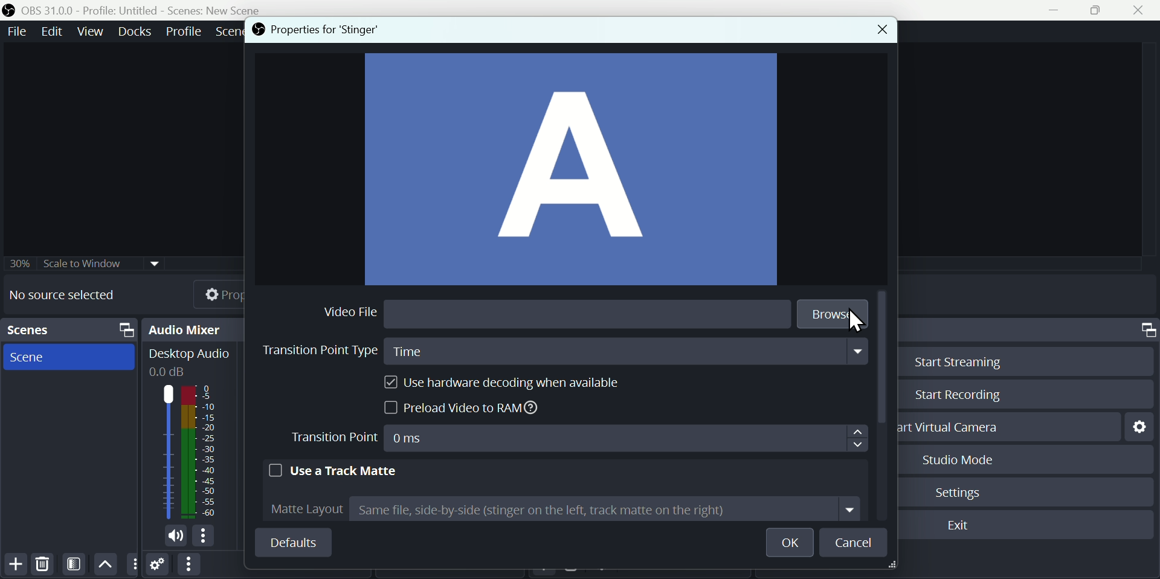 The height and width of the screenshot is (579, 1160). I want to click on Audio mixer, so click(196, 329).